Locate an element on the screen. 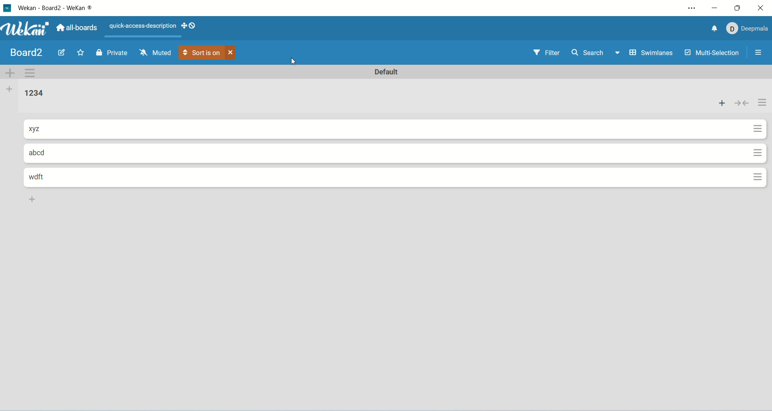 The width and height of the screenshot is (772, 411). search is located at coordinates (595, 53).